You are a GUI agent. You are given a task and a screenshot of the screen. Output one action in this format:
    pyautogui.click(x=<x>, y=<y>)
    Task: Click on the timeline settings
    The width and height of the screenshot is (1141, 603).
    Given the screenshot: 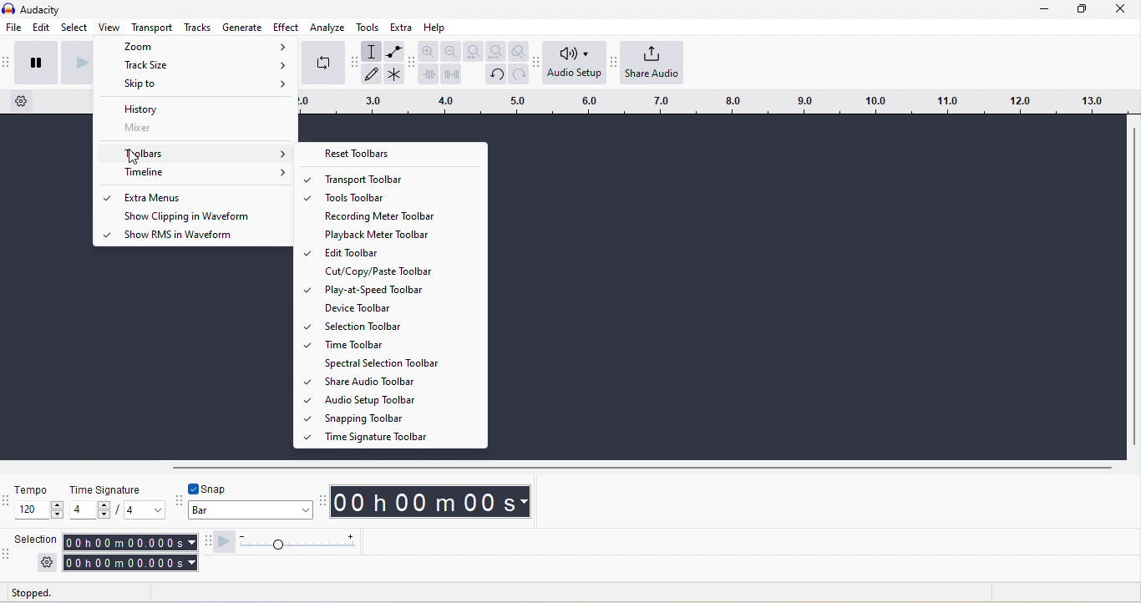 What is the action you would take?
    pyautogui.click(x=22, y=101)
    